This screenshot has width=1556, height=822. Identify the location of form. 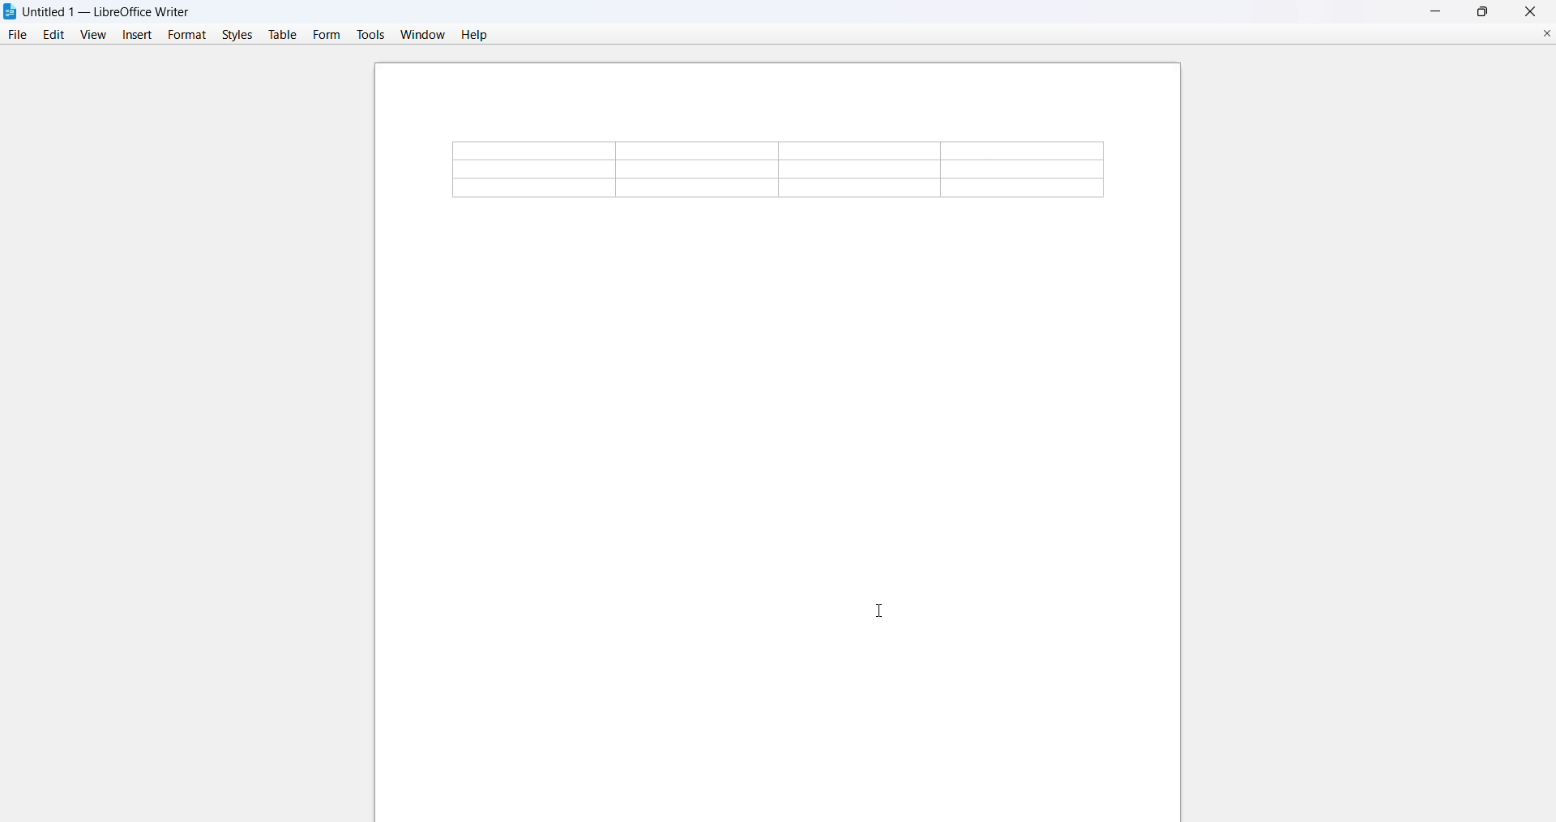
(327, 34).